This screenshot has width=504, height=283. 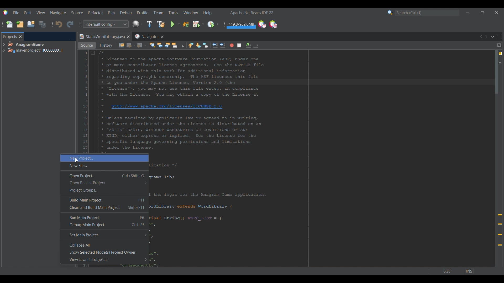 I want to click on Search box, so click(x=427, y=13).